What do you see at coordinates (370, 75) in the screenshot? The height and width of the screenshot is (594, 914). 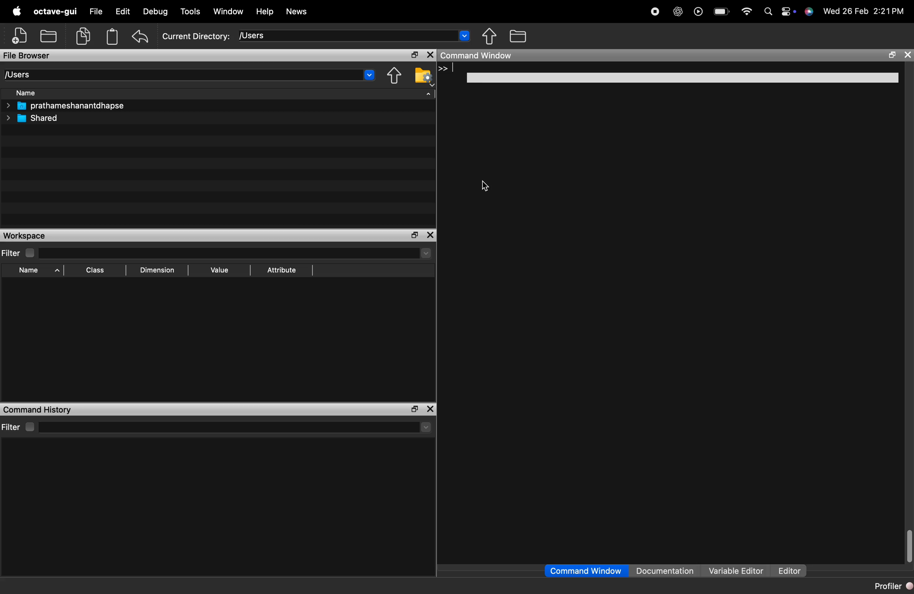 I see `dropdown` at bounding box center [370, 75].